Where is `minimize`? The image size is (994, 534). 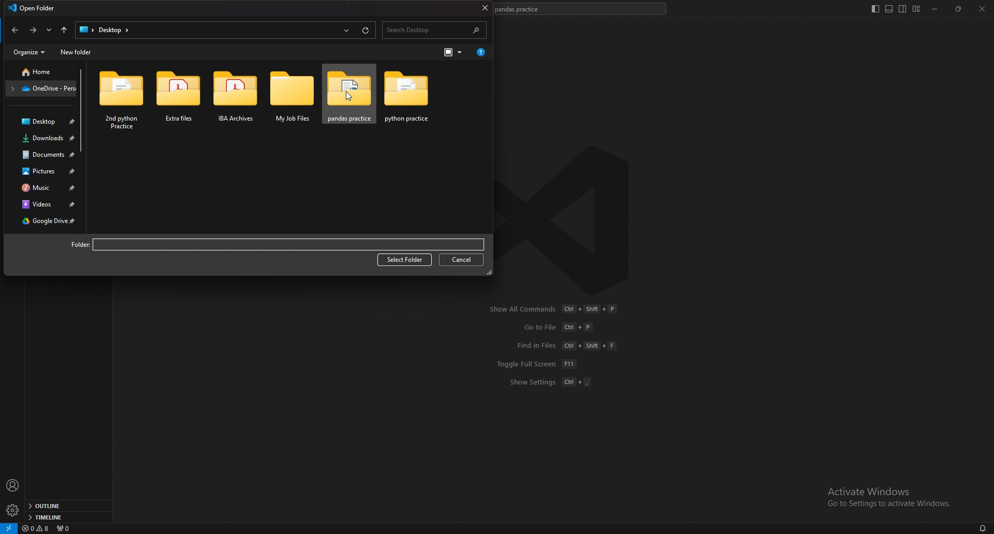
minimize is located at coordinates (938, 9).